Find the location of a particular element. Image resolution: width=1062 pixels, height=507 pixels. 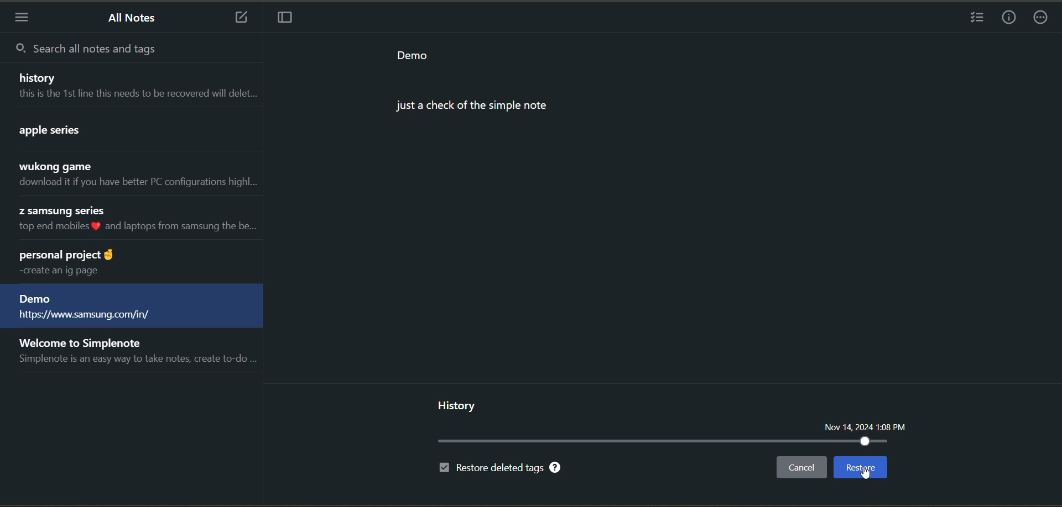

note title and preview is located at coordinates (136, 353).